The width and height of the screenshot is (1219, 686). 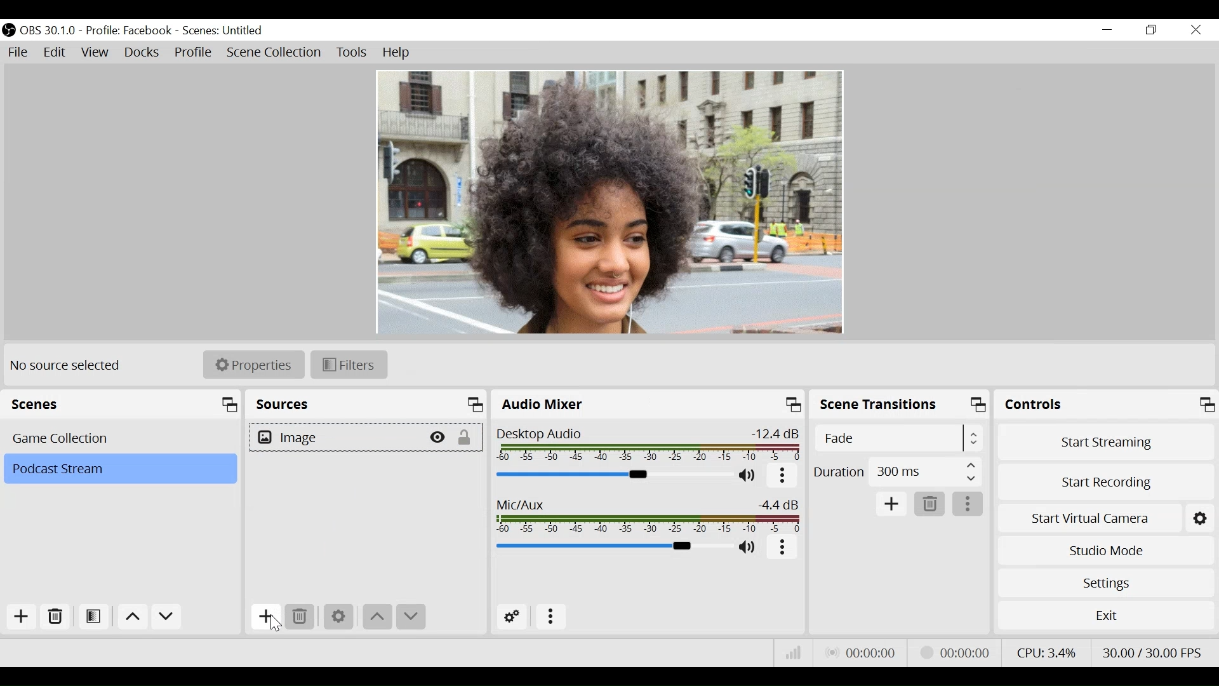 What do you see at coordinates (97, 54) in the screenshot?
I see `View` at bounding box center [97, 54].